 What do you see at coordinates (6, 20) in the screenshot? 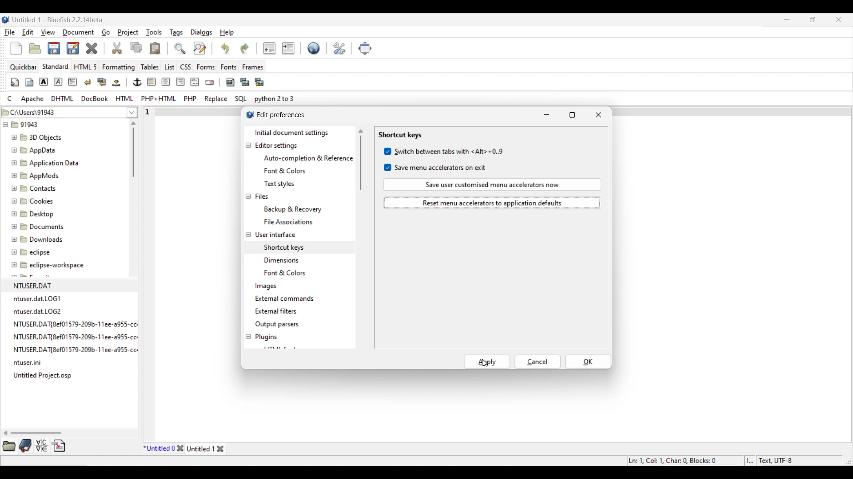
I see `Software logo` at bounding box center [6, 20].